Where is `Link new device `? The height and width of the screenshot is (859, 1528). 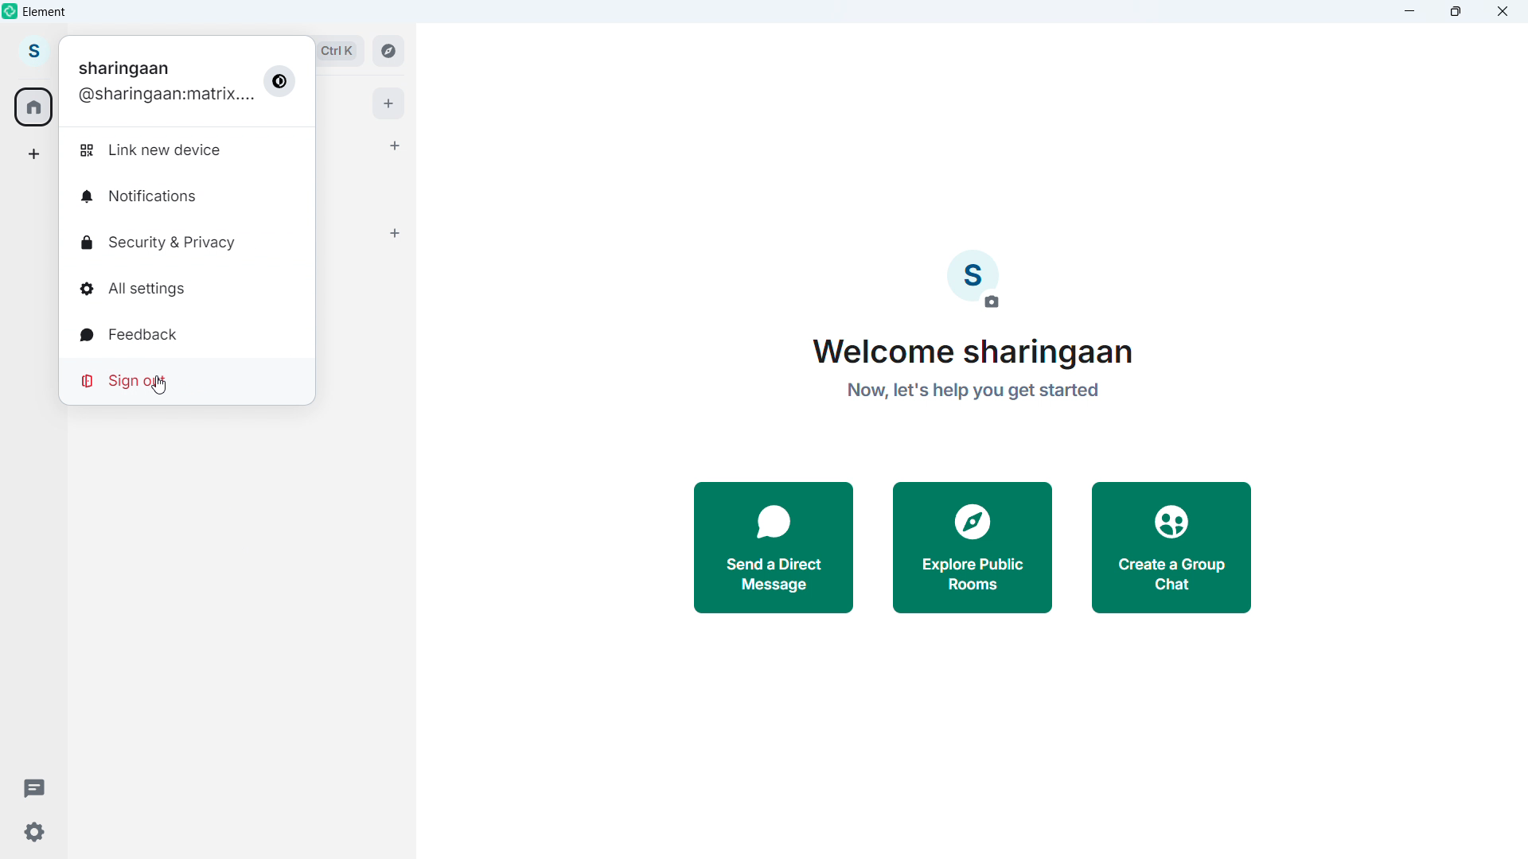
Link new device  is located at coordinates (154, 151).